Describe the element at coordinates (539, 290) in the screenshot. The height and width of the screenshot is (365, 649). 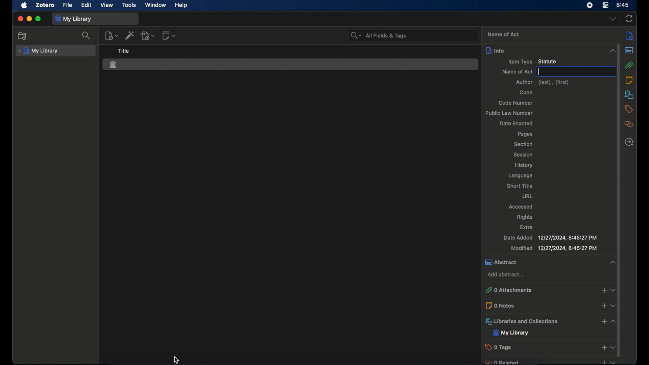
I see `0 attachments` at that location.